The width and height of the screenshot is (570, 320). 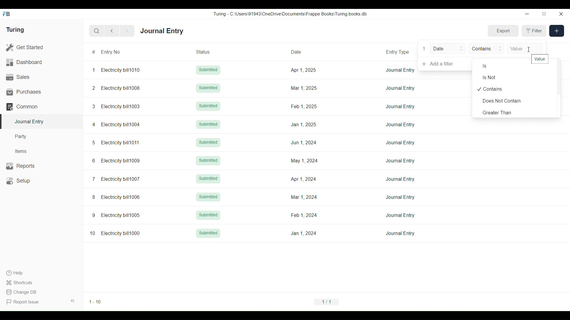 I want to click on Submitted, so click(x=208, y=215).